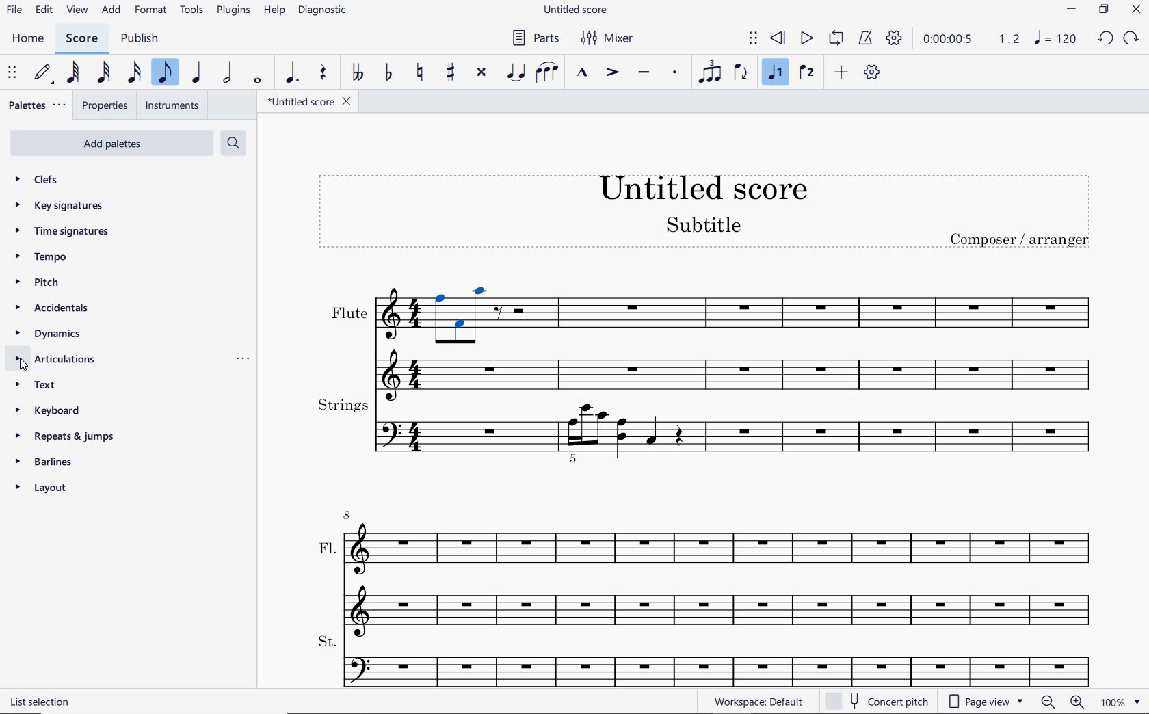 This screenshot has height=714, width=1149. What do you see at coordinates (40, 284) in the screenshot?
I see `pitch` at bounding box center [40, 284].